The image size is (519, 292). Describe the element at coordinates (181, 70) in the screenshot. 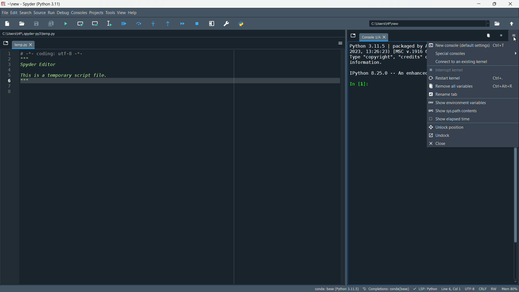

I see `# -*- coding: utf-8 -*- """ Spyder Editor  This is a temporary script file. """` at that location.